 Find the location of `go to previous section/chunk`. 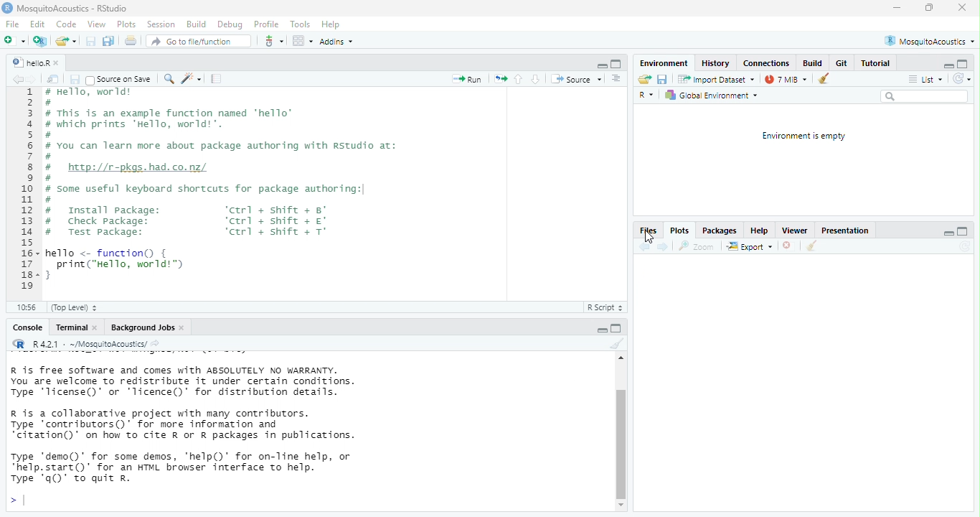

go to previous section/chunk is located at coordinates (519, 80).